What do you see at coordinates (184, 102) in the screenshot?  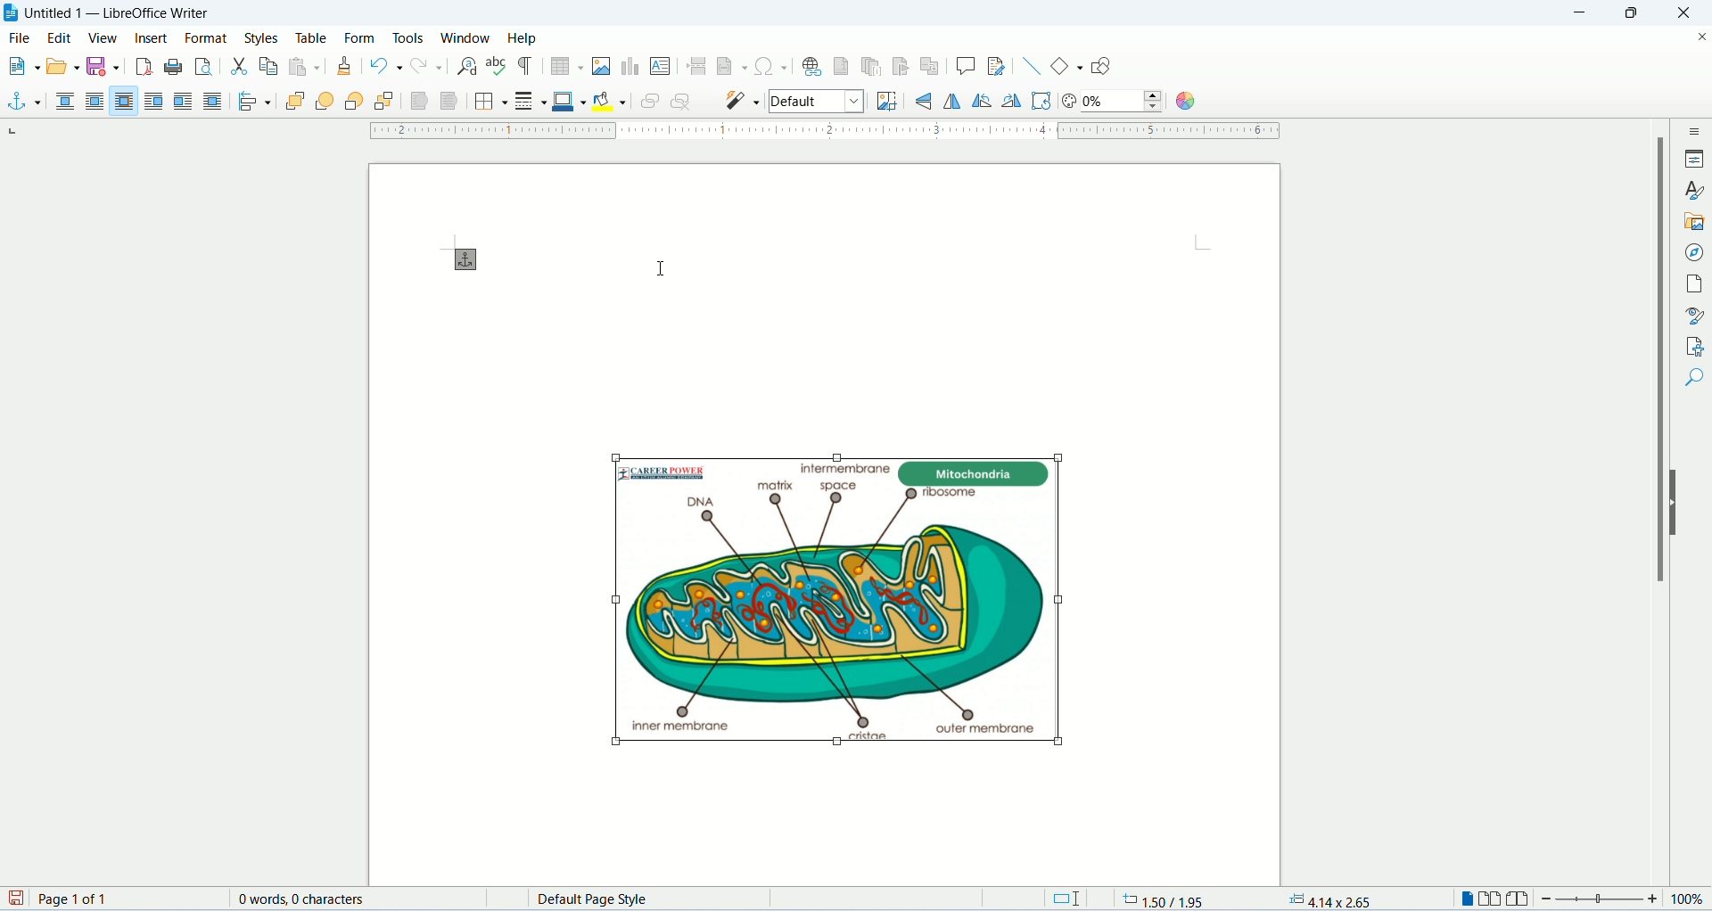 I see `after` at bounding box center [184, 102].